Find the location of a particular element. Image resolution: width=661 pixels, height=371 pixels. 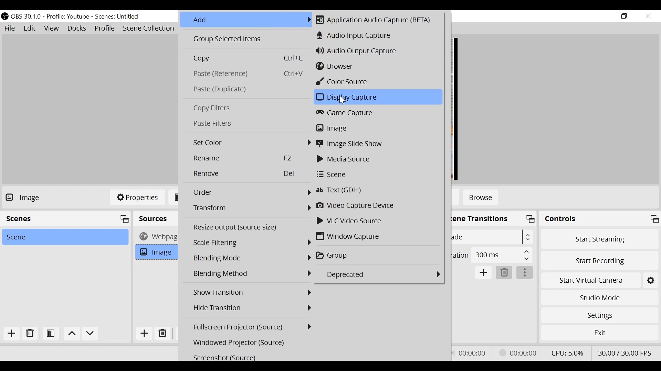

Group is located at coordinates (379, 256).